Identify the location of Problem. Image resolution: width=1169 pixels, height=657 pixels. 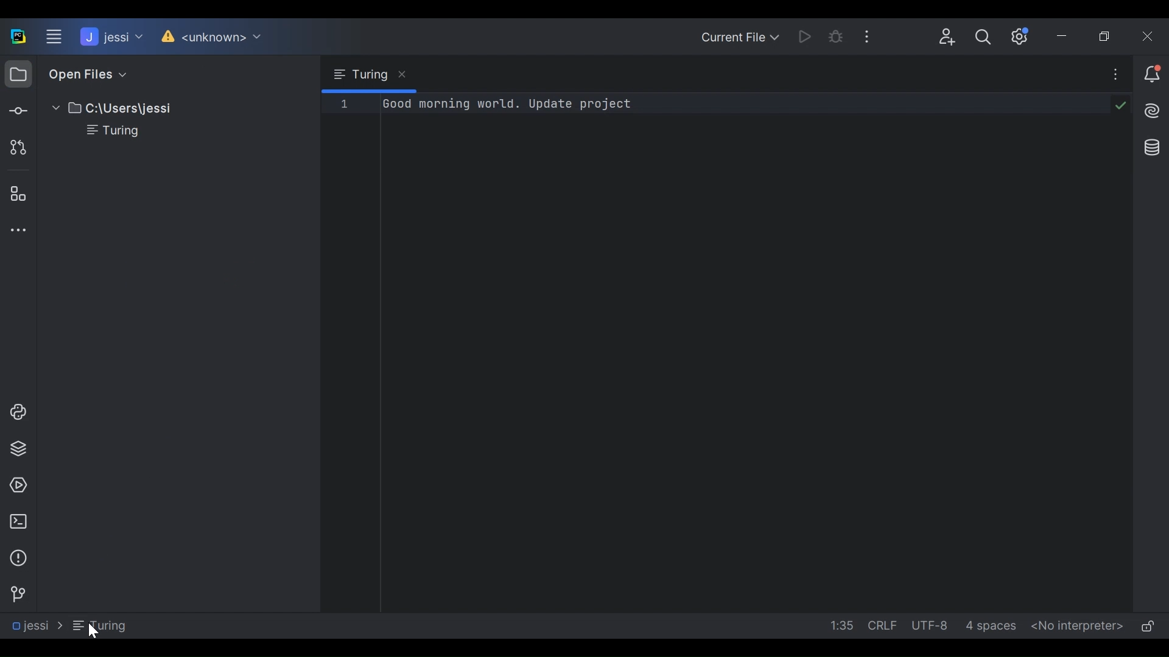
(17, 558).